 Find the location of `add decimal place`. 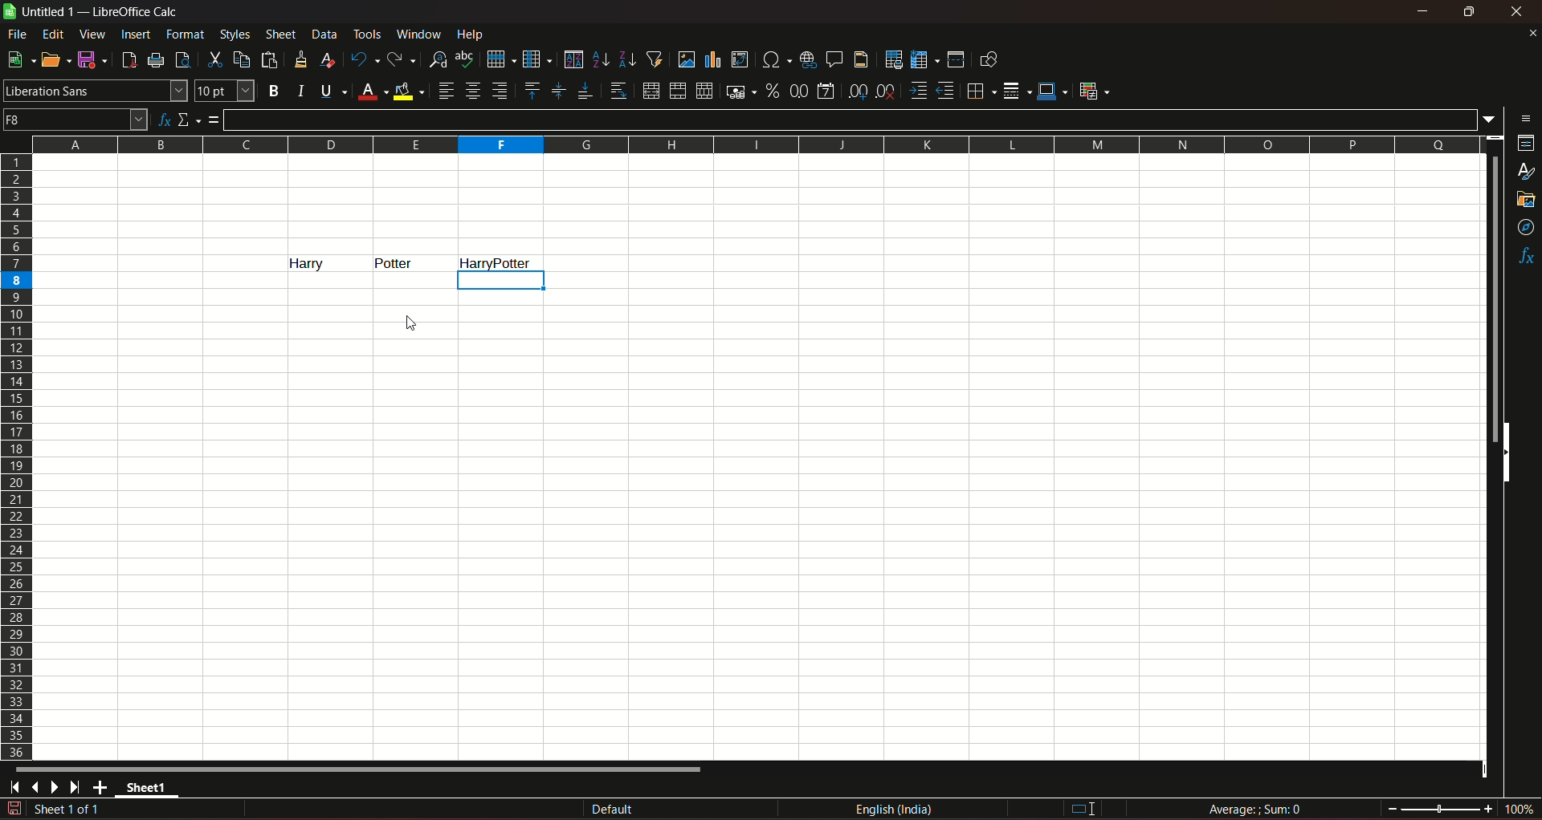

add decimal place is located at coordinates (855, 91).